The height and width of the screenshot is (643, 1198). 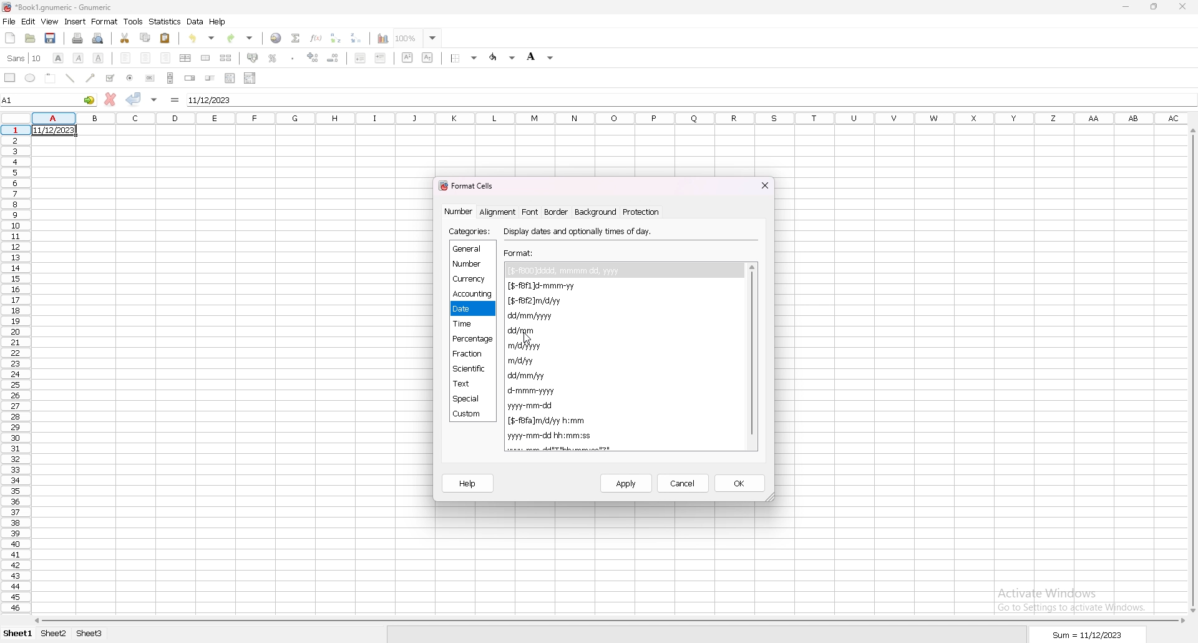 What do you see at coordinates (165, 58) in the screenshot?
I see `right align` at bounding box center [165, 58].